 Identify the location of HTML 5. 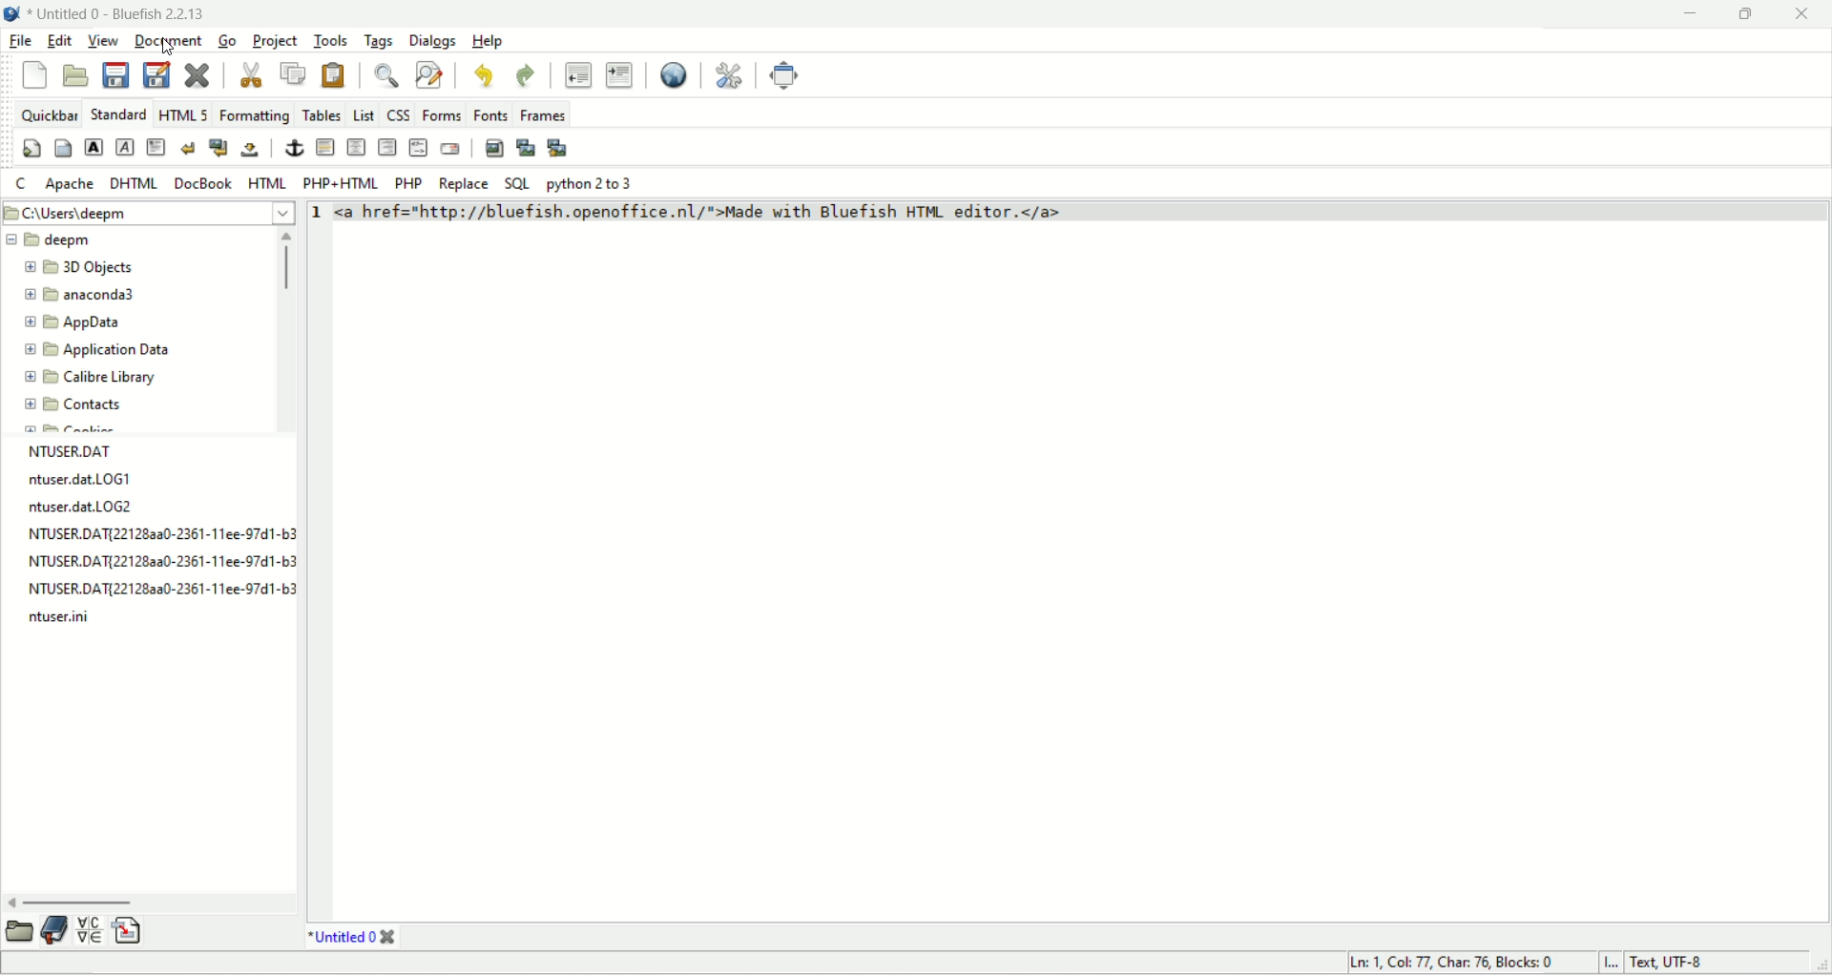
(183, 114).